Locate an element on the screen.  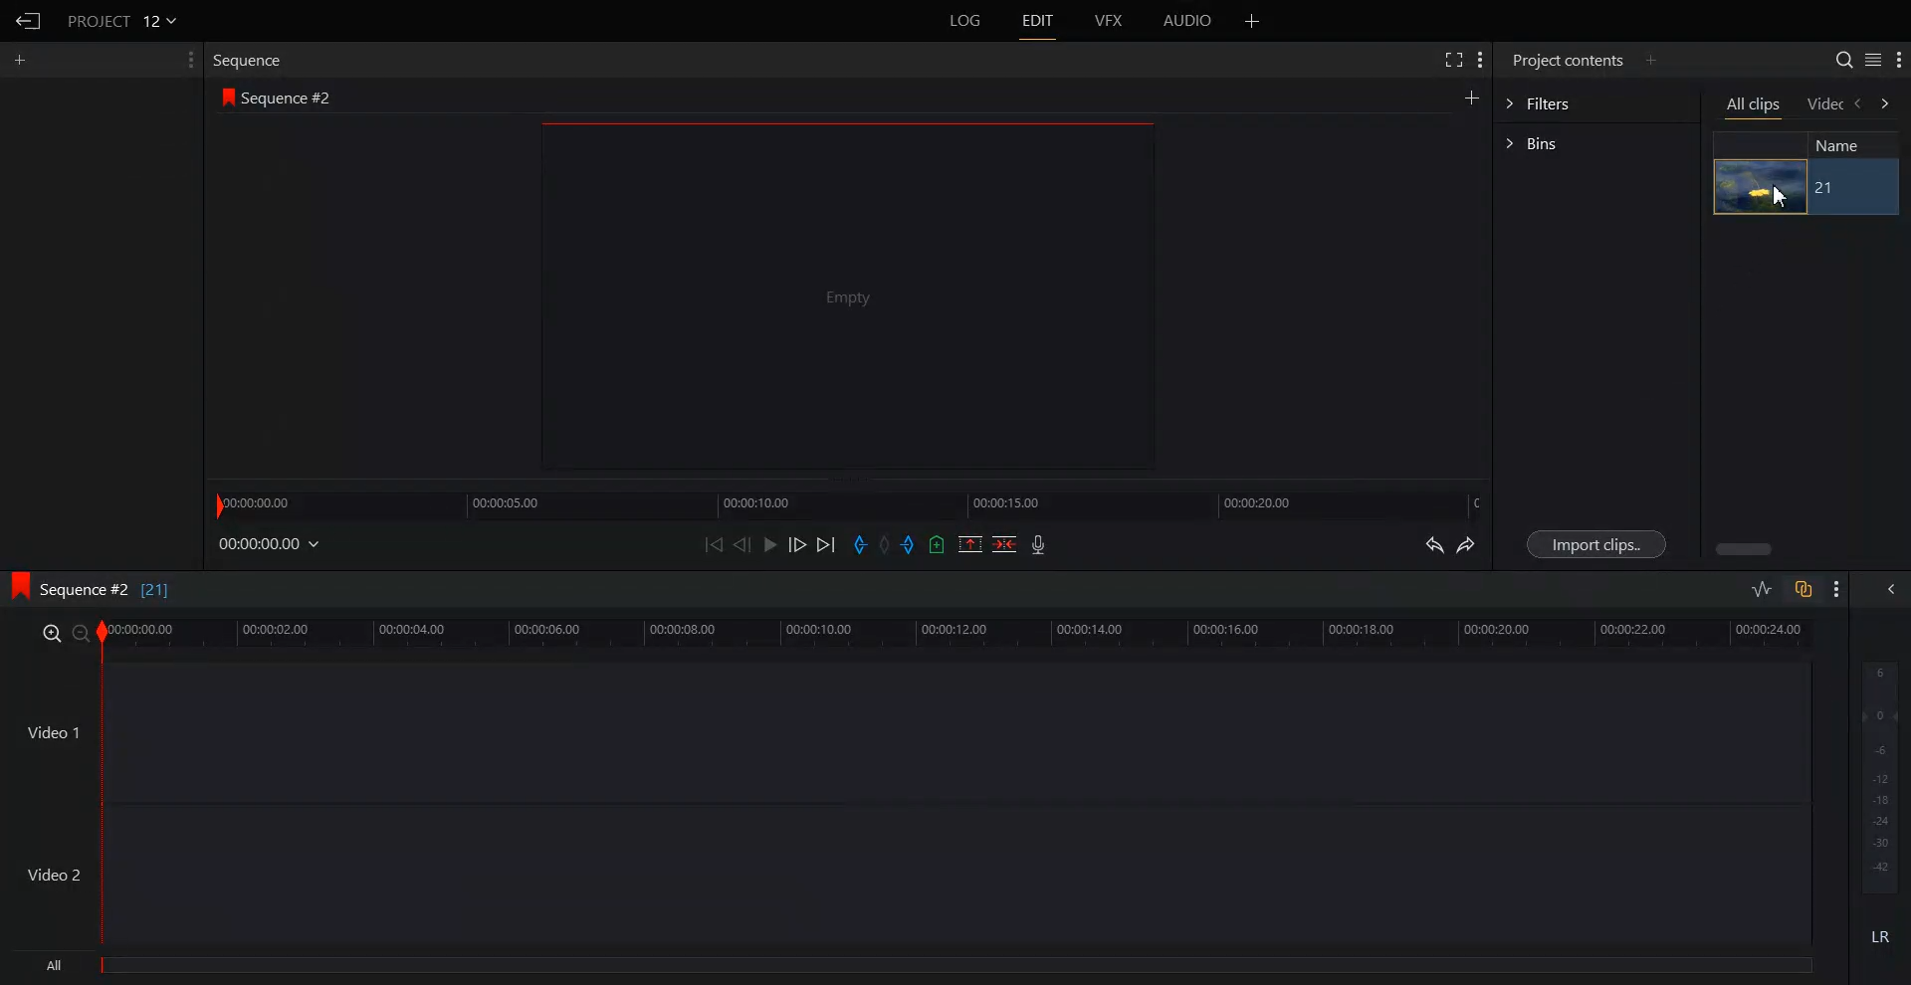
Toggle auto track sync is located at coordinates (1803, 589).